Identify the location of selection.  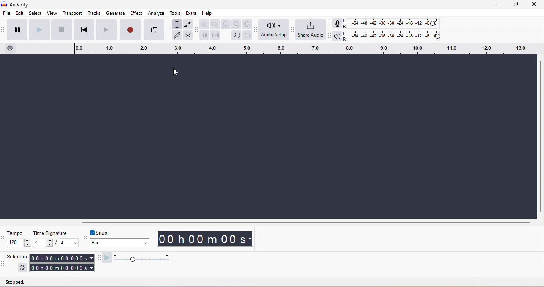
(18, 263).